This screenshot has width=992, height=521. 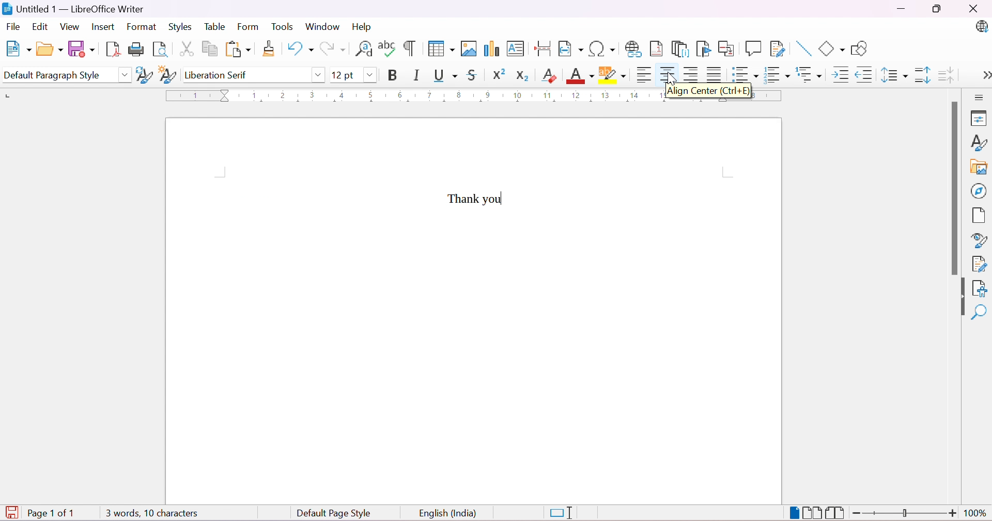 What do you see at coordinates (906, 513) in the screenshot?
I see `Slider` at bounding box center [906, 513].